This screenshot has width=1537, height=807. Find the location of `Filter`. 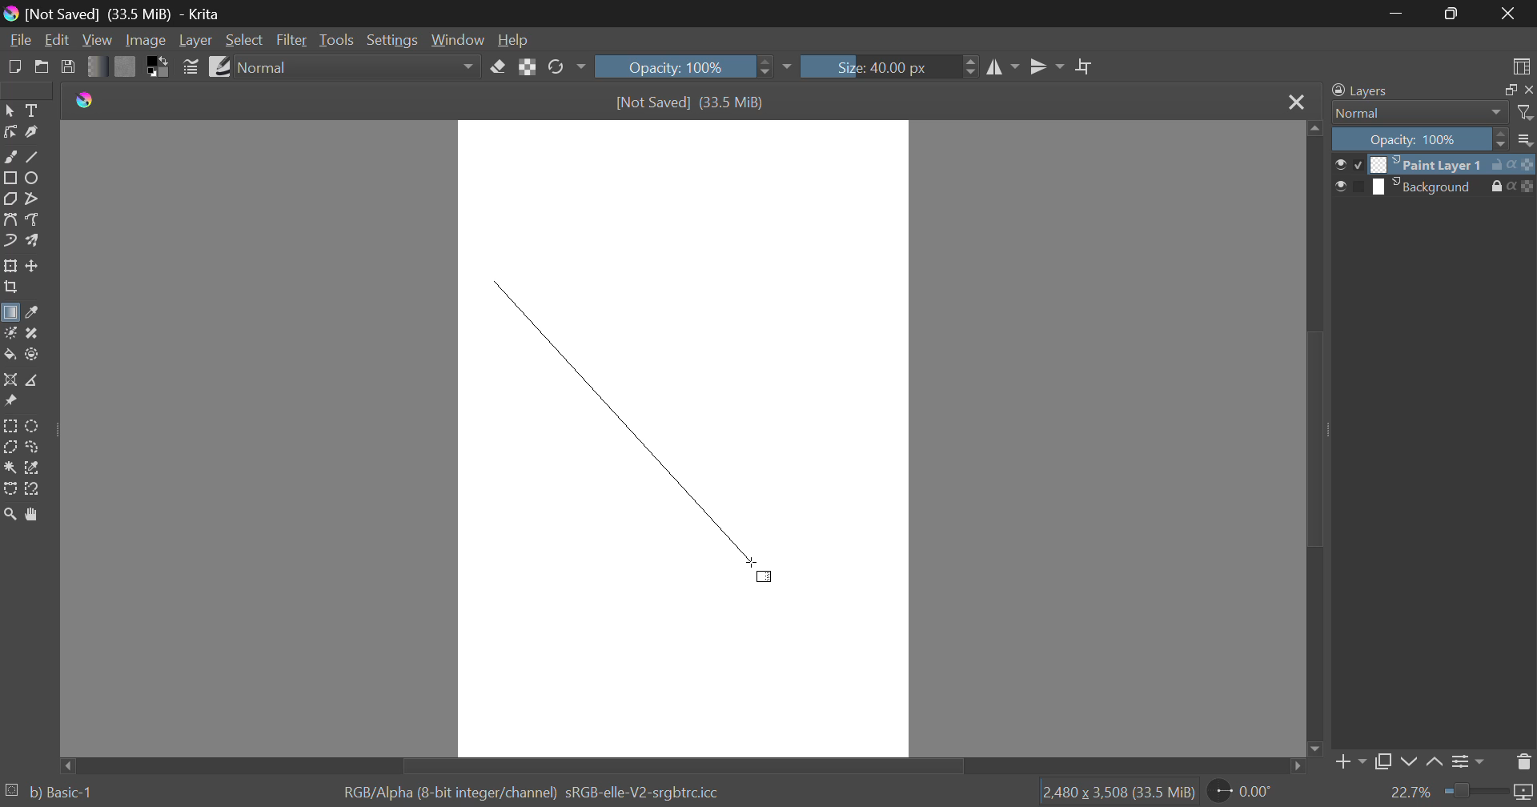

Filter is located at coordinates (293, 40).